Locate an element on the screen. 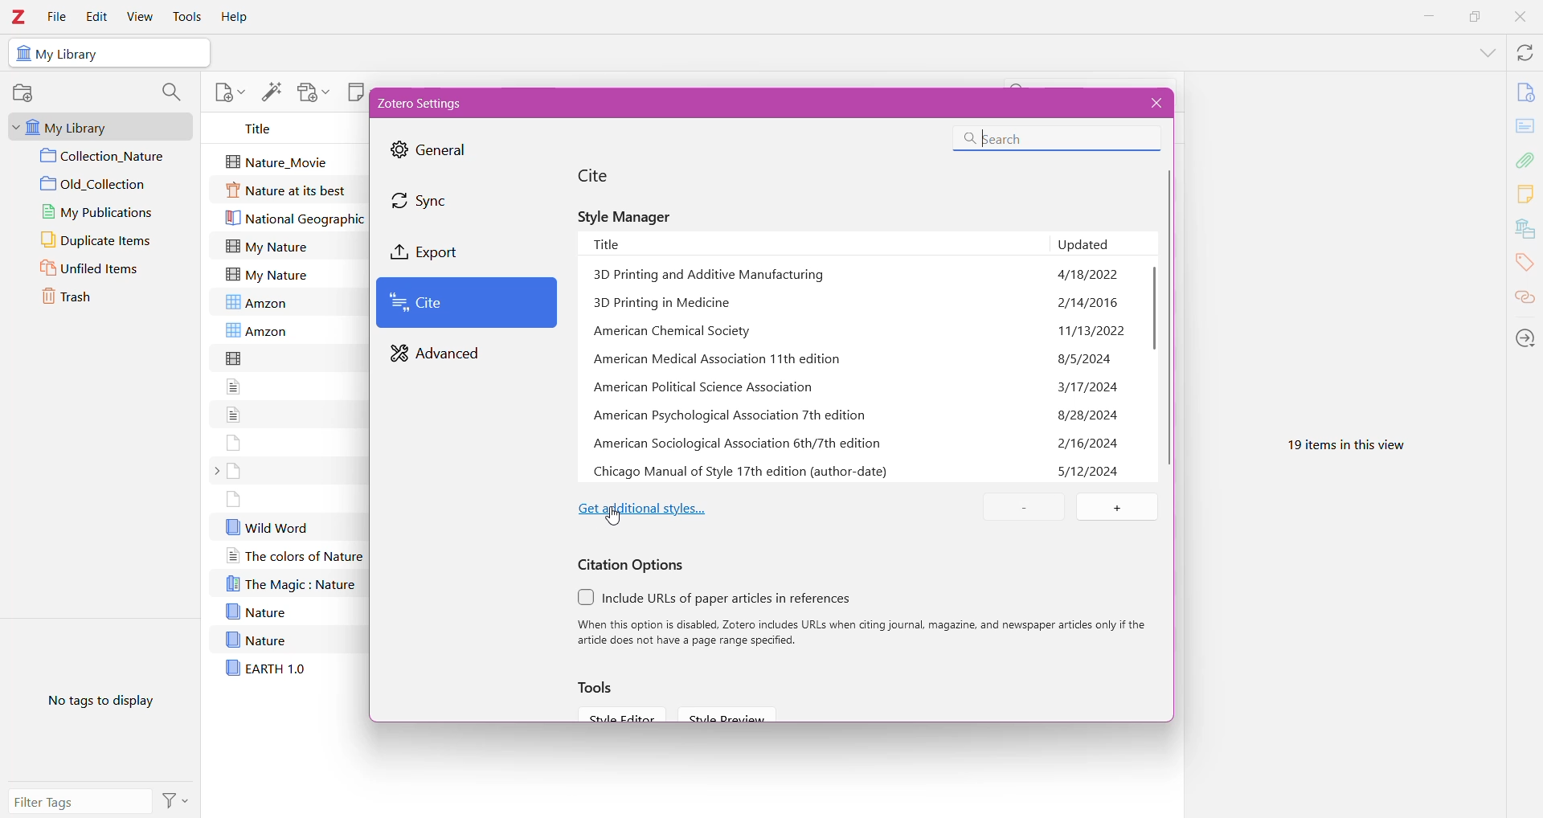  EARTH 1.0 is located at coordinates (265, 667).